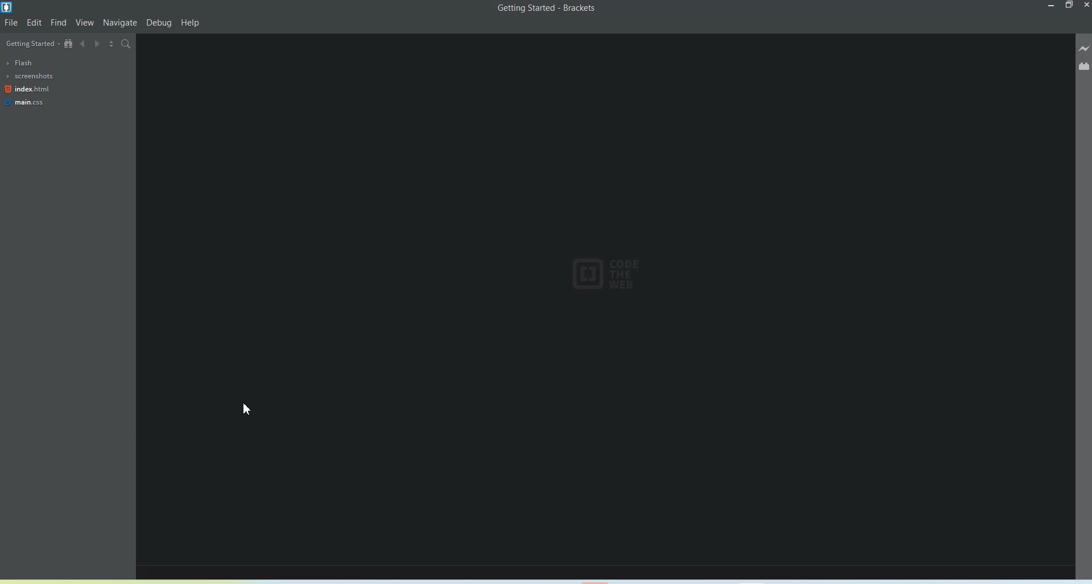 This screenshot has height=584, width=1092. I want to click on Debug, so click(159, 23).